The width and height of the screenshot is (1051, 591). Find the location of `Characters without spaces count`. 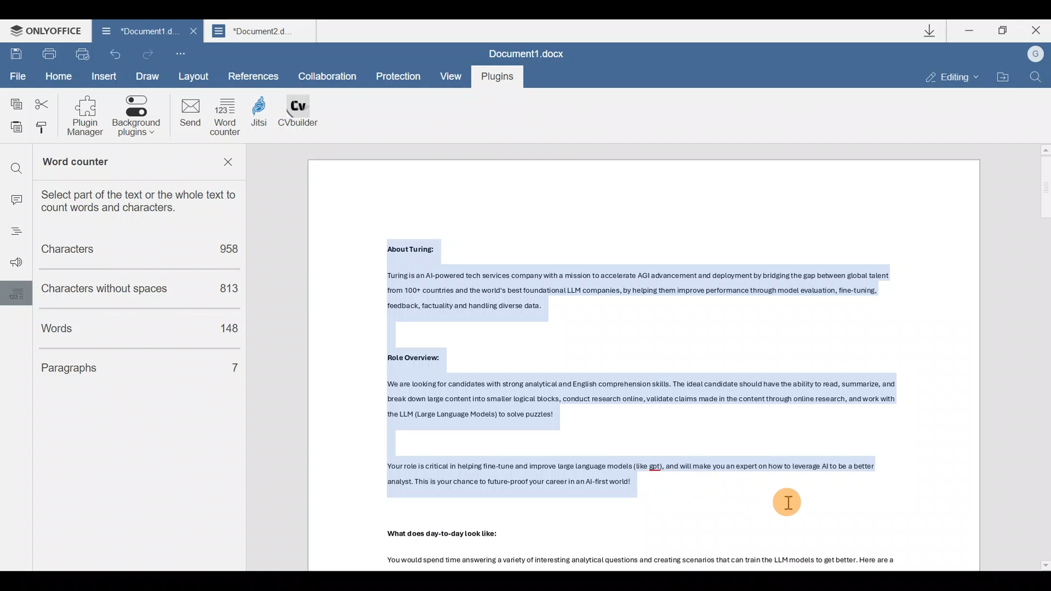

Characters without spaces count is located at coordinates (118, 288).